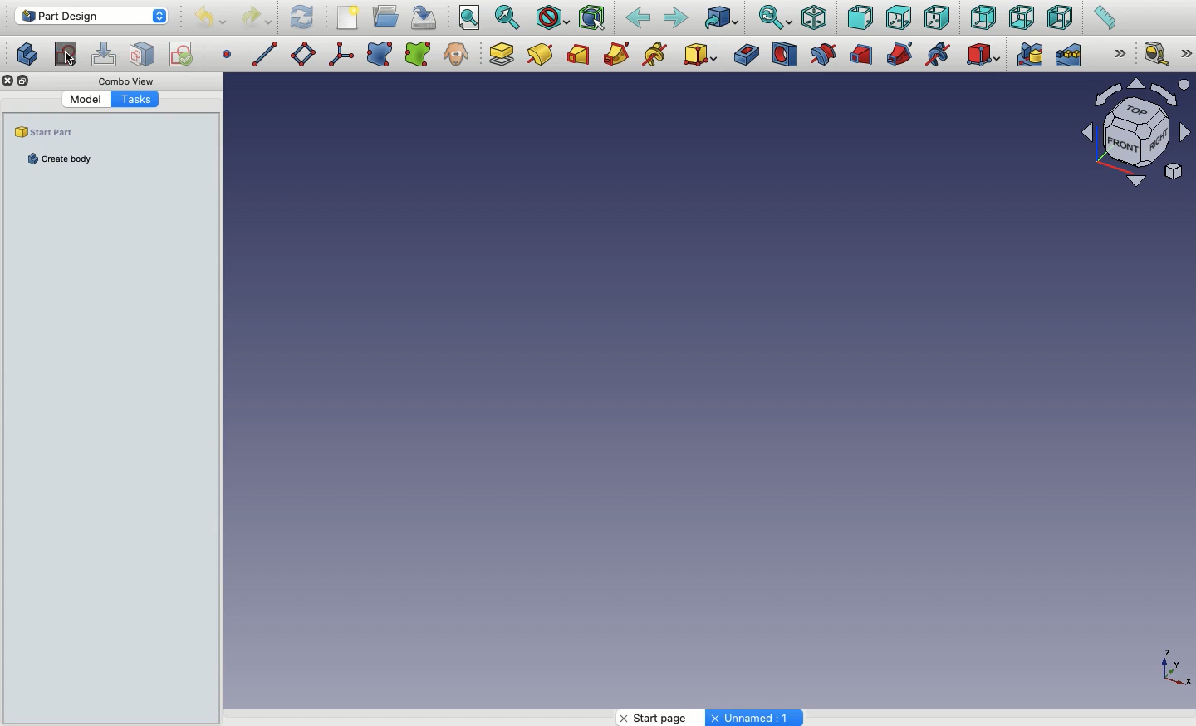 The width and height of the screenshot is (1196, 726). I want to click on Local coordinate system, so click(341, 56).